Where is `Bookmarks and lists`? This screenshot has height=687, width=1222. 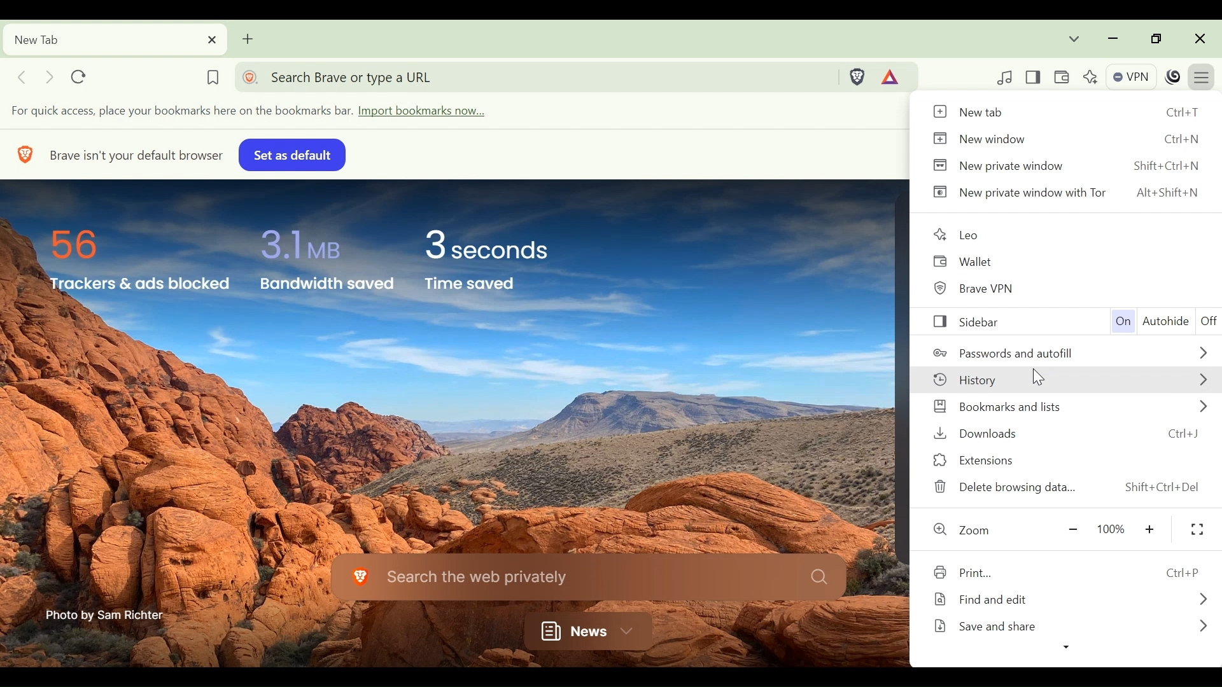
Bookmarks and lists is located at coordinates (1067, 406).